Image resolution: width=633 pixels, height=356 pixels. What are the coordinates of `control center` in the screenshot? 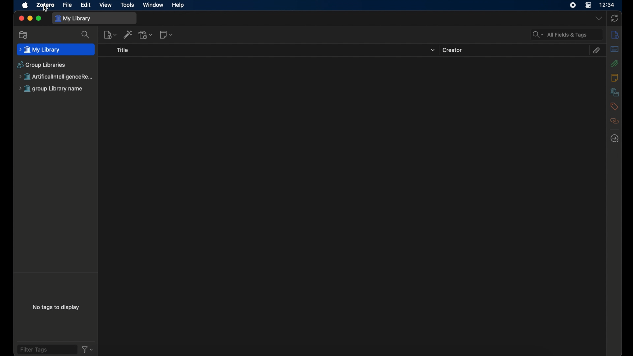 It's located at (588, 5).